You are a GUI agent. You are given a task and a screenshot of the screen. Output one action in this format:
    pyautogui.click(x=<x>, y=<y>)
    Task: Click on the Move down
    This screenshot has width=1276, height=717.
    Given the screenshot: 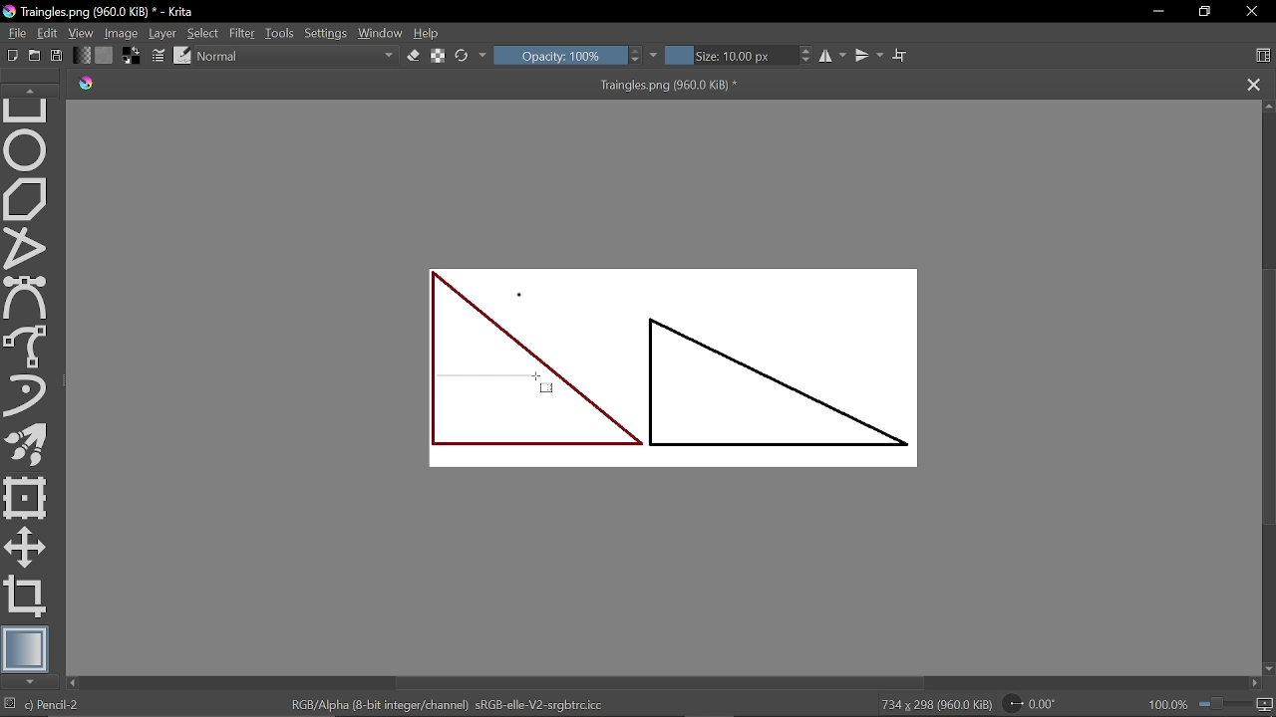 What is the action you would take?
    pyautogui.click(x=1267, y=666)
    